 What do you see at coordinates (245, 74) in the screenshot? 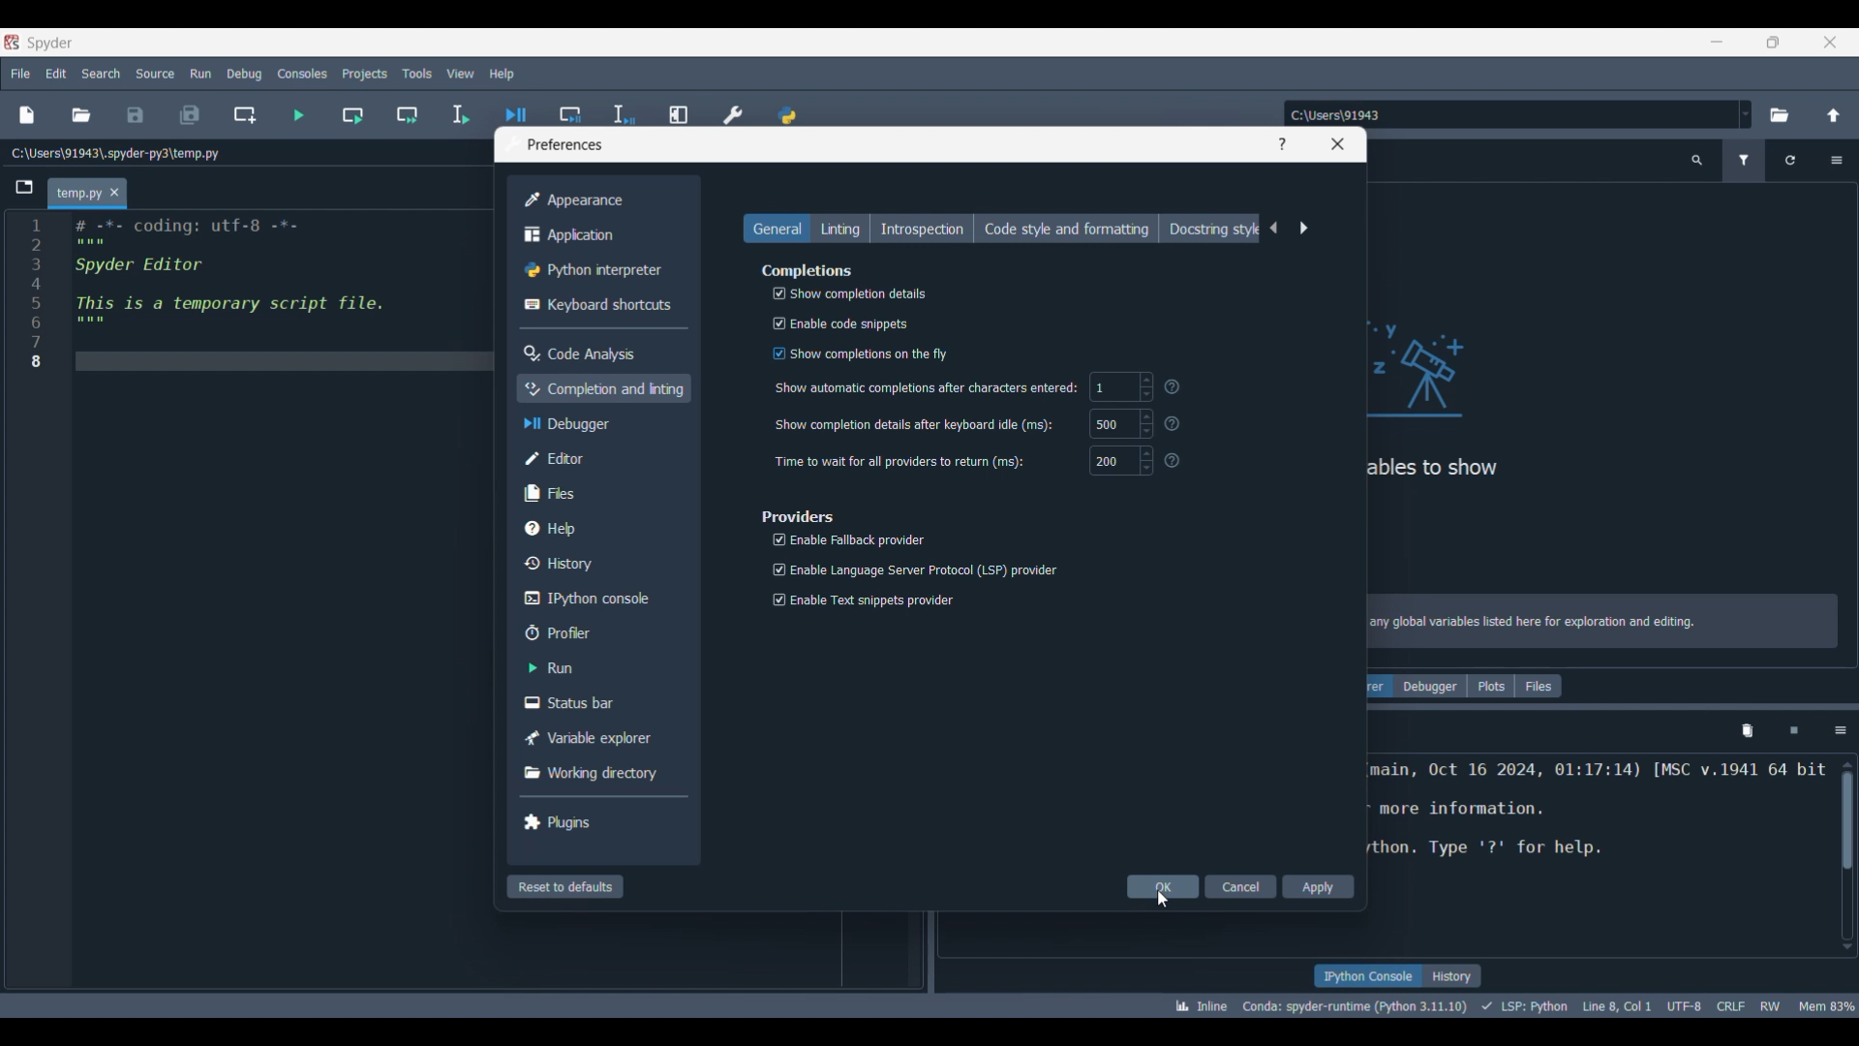
I see `Debug menu` at bounding box center [245, 74].